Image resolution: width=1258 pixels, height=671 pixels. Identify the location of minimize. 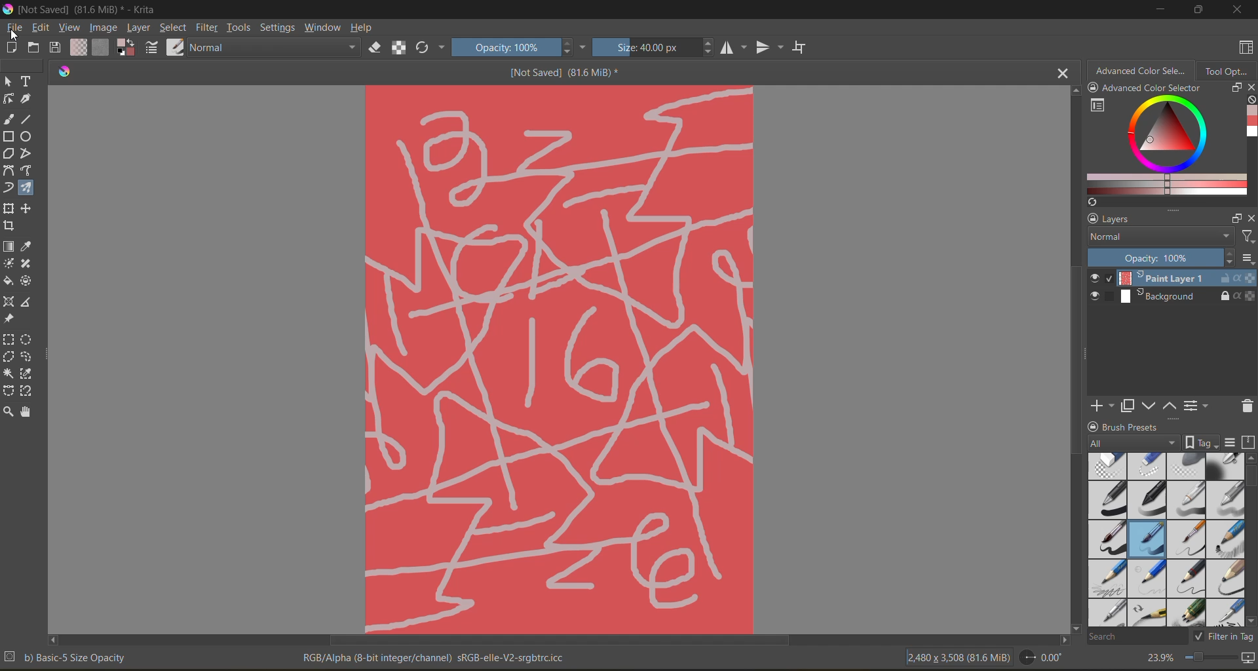
(1158, 9).